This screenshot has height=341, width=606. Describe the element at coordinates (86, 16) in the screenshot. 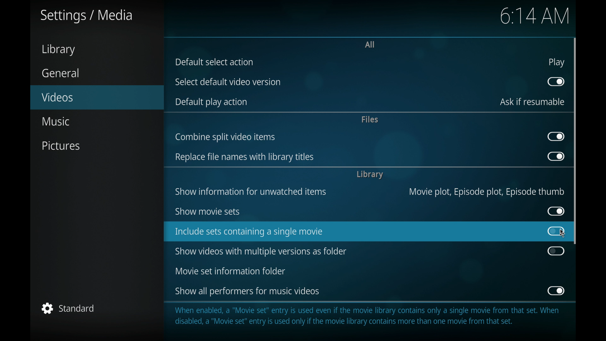

I see `settings` at that location.